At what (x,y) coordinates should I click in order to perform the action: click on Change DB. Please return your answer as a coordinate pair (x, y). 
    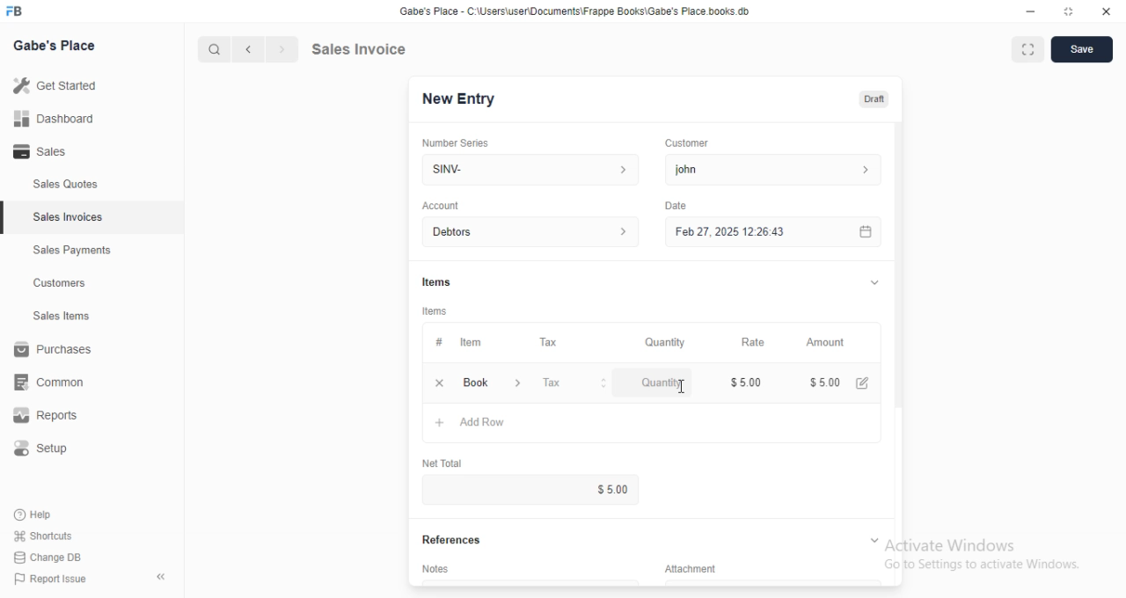
    Looking at the image, I should click on (50, 558).